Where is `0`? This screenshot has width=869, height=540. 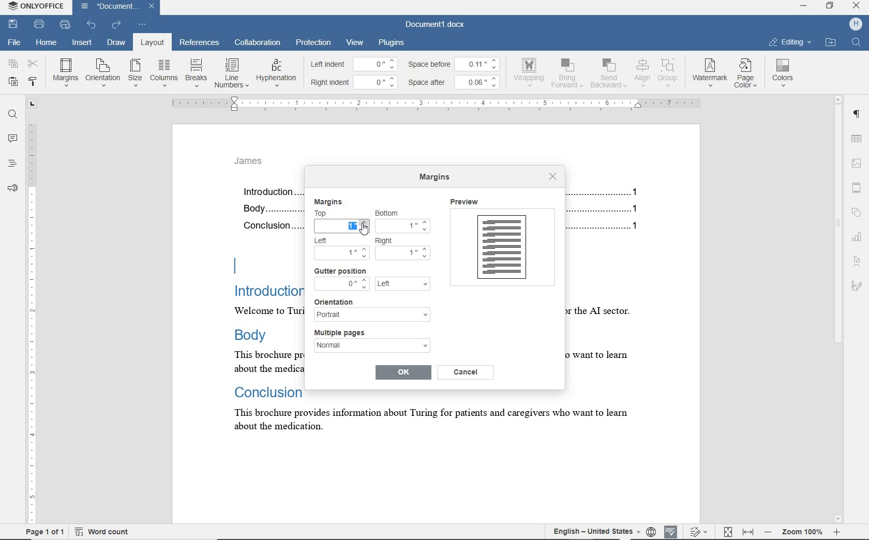
0 is located at coordinates (376, 64).